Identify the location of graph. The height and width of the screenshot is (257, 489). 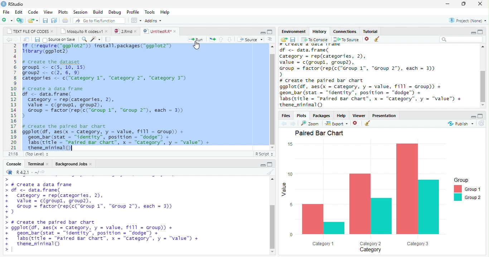
(382, 191).